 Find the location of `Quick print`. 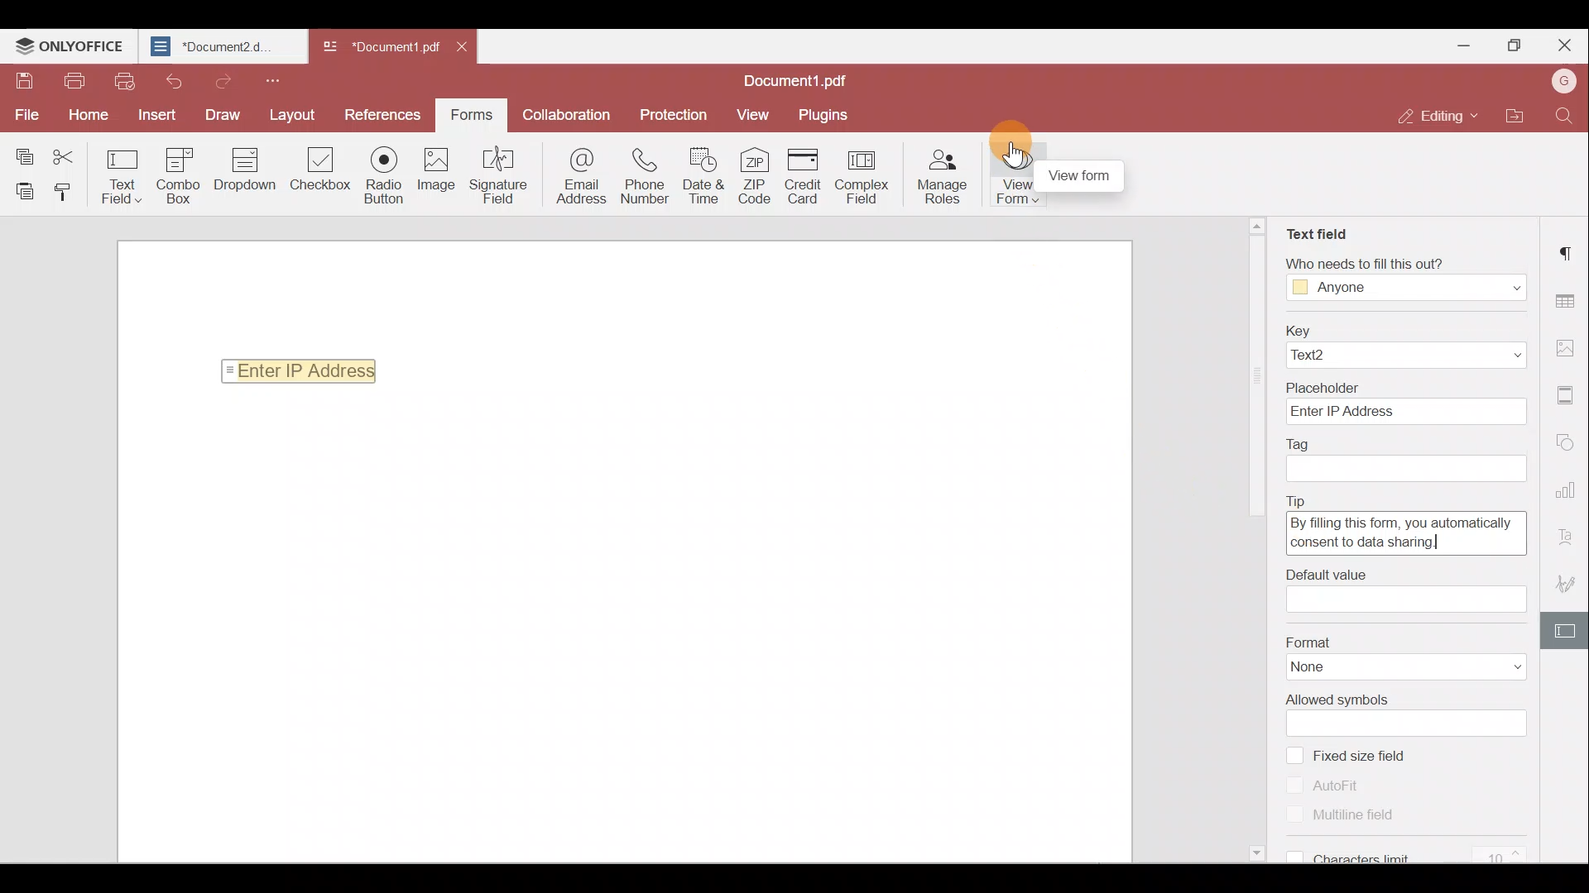

Quick print is located at coordinates (125, 83).